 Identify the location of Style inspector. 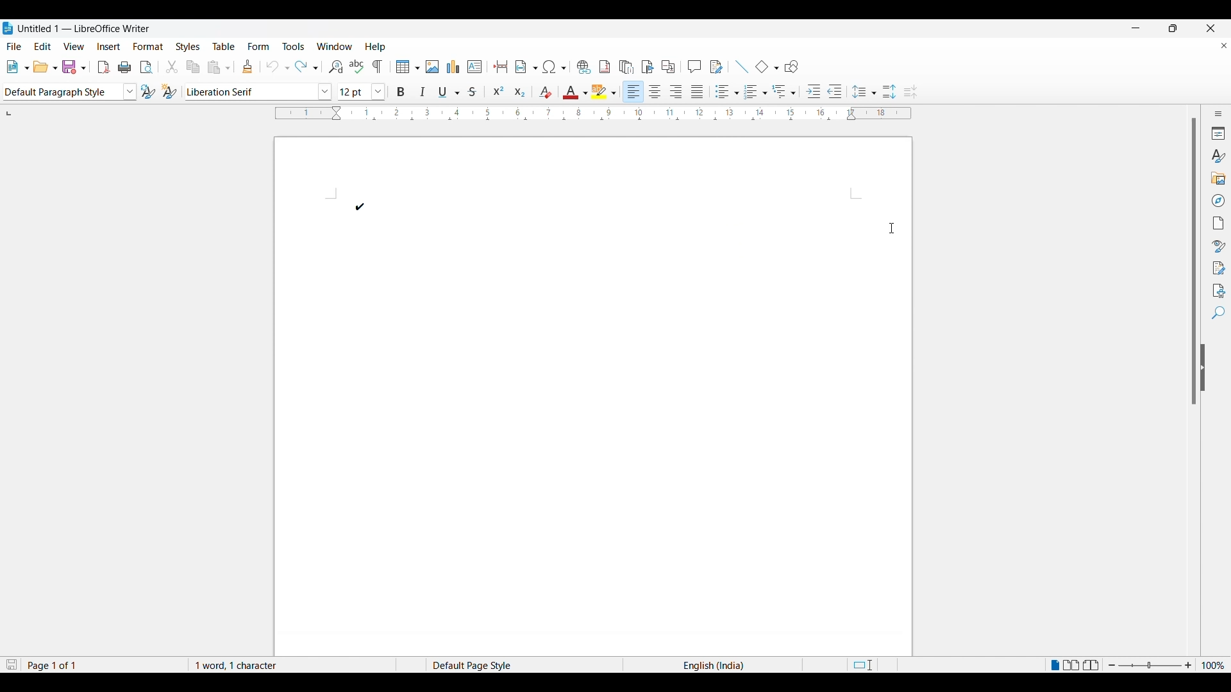
(1216, 243).